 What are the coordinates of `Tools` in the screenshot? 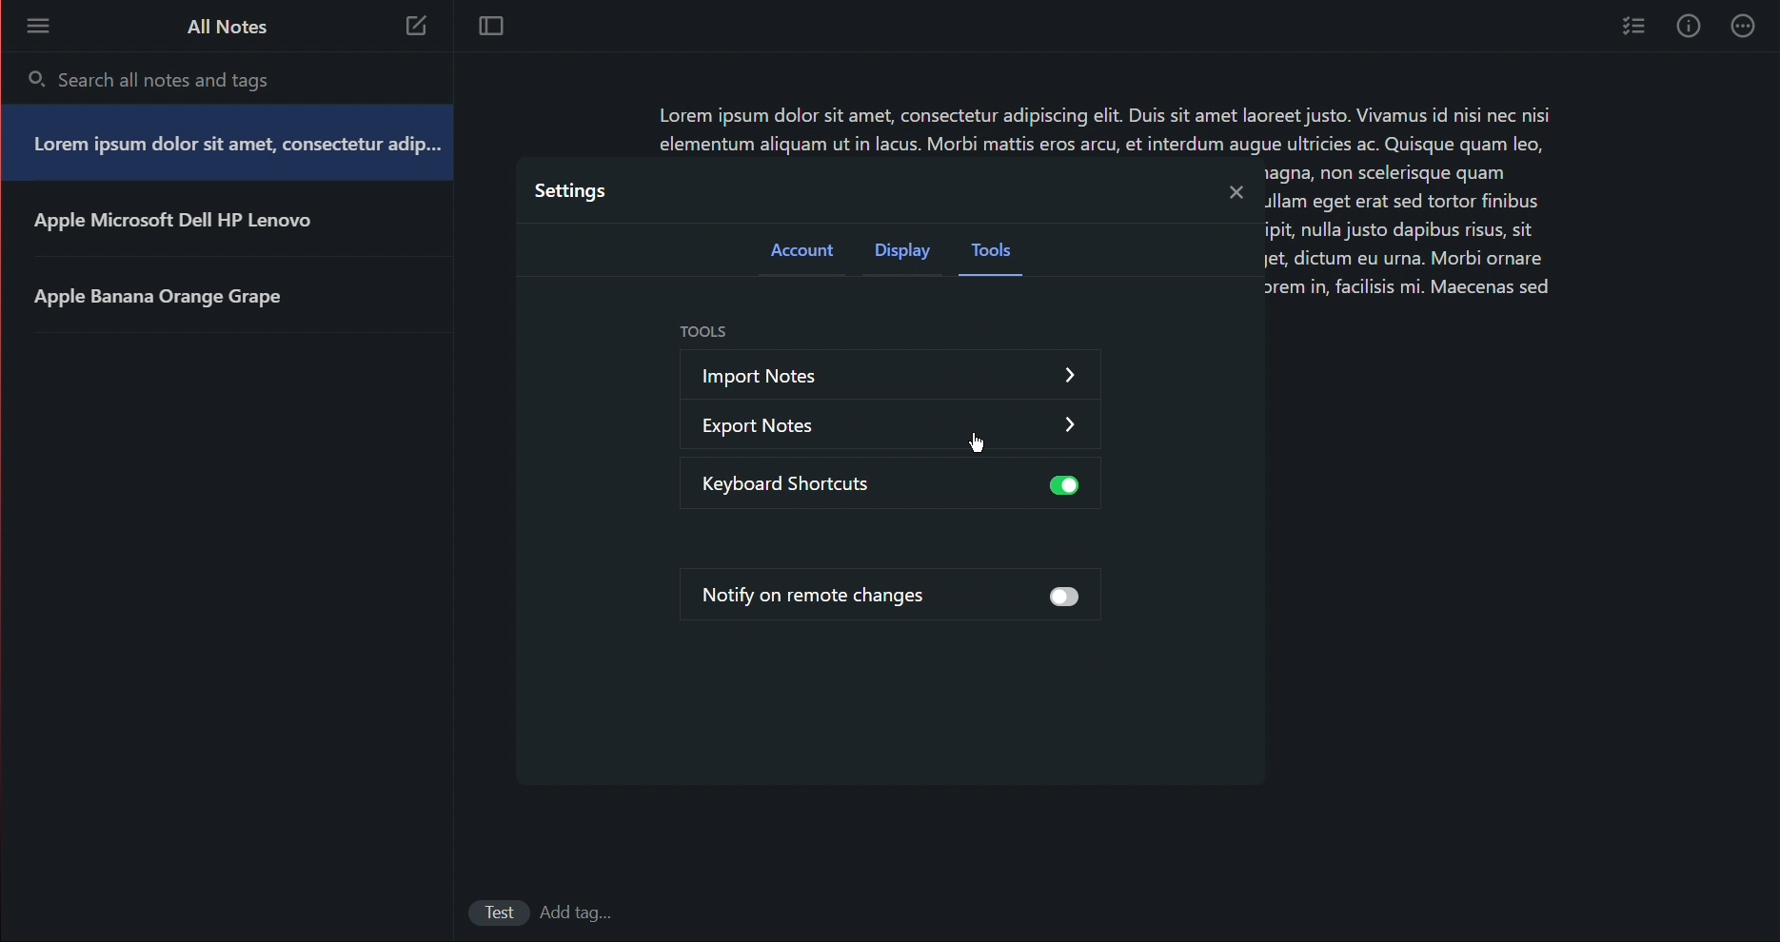 It's located at (998, 255).